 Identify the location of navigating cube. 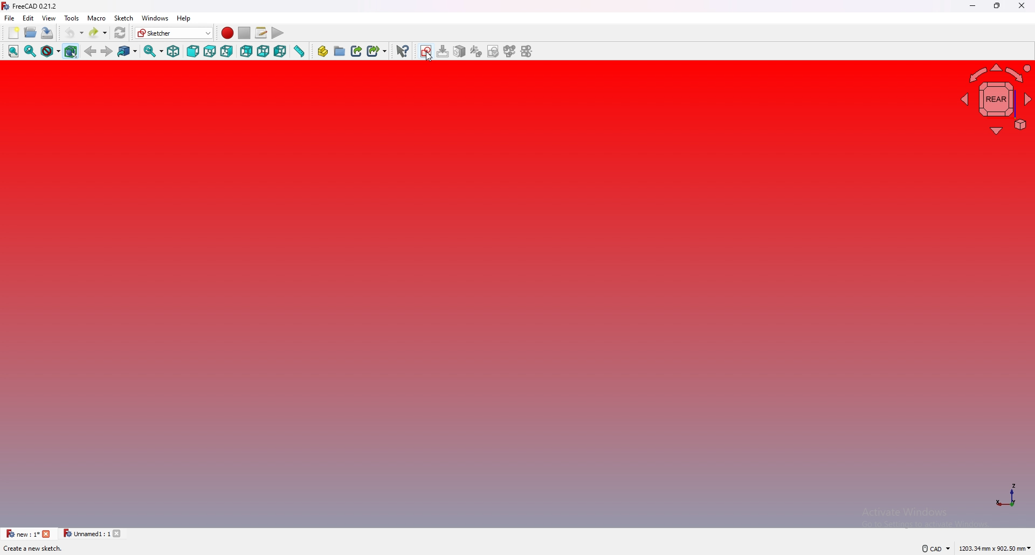
(993, 99).